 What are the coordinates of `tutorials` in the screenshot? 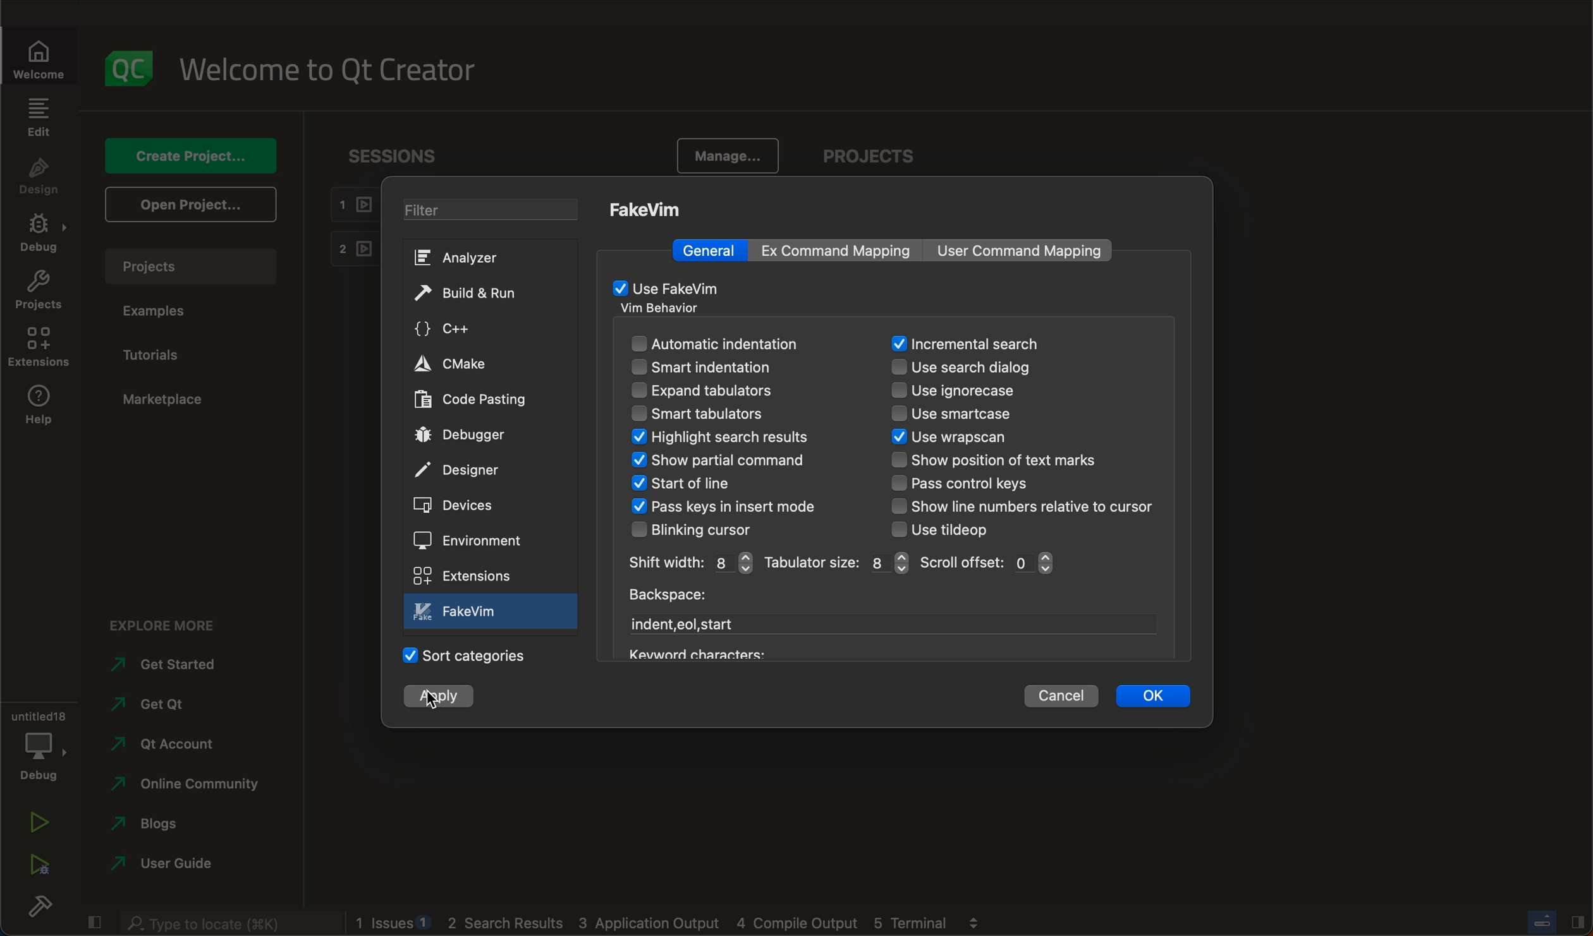 It's located at (168, 352).